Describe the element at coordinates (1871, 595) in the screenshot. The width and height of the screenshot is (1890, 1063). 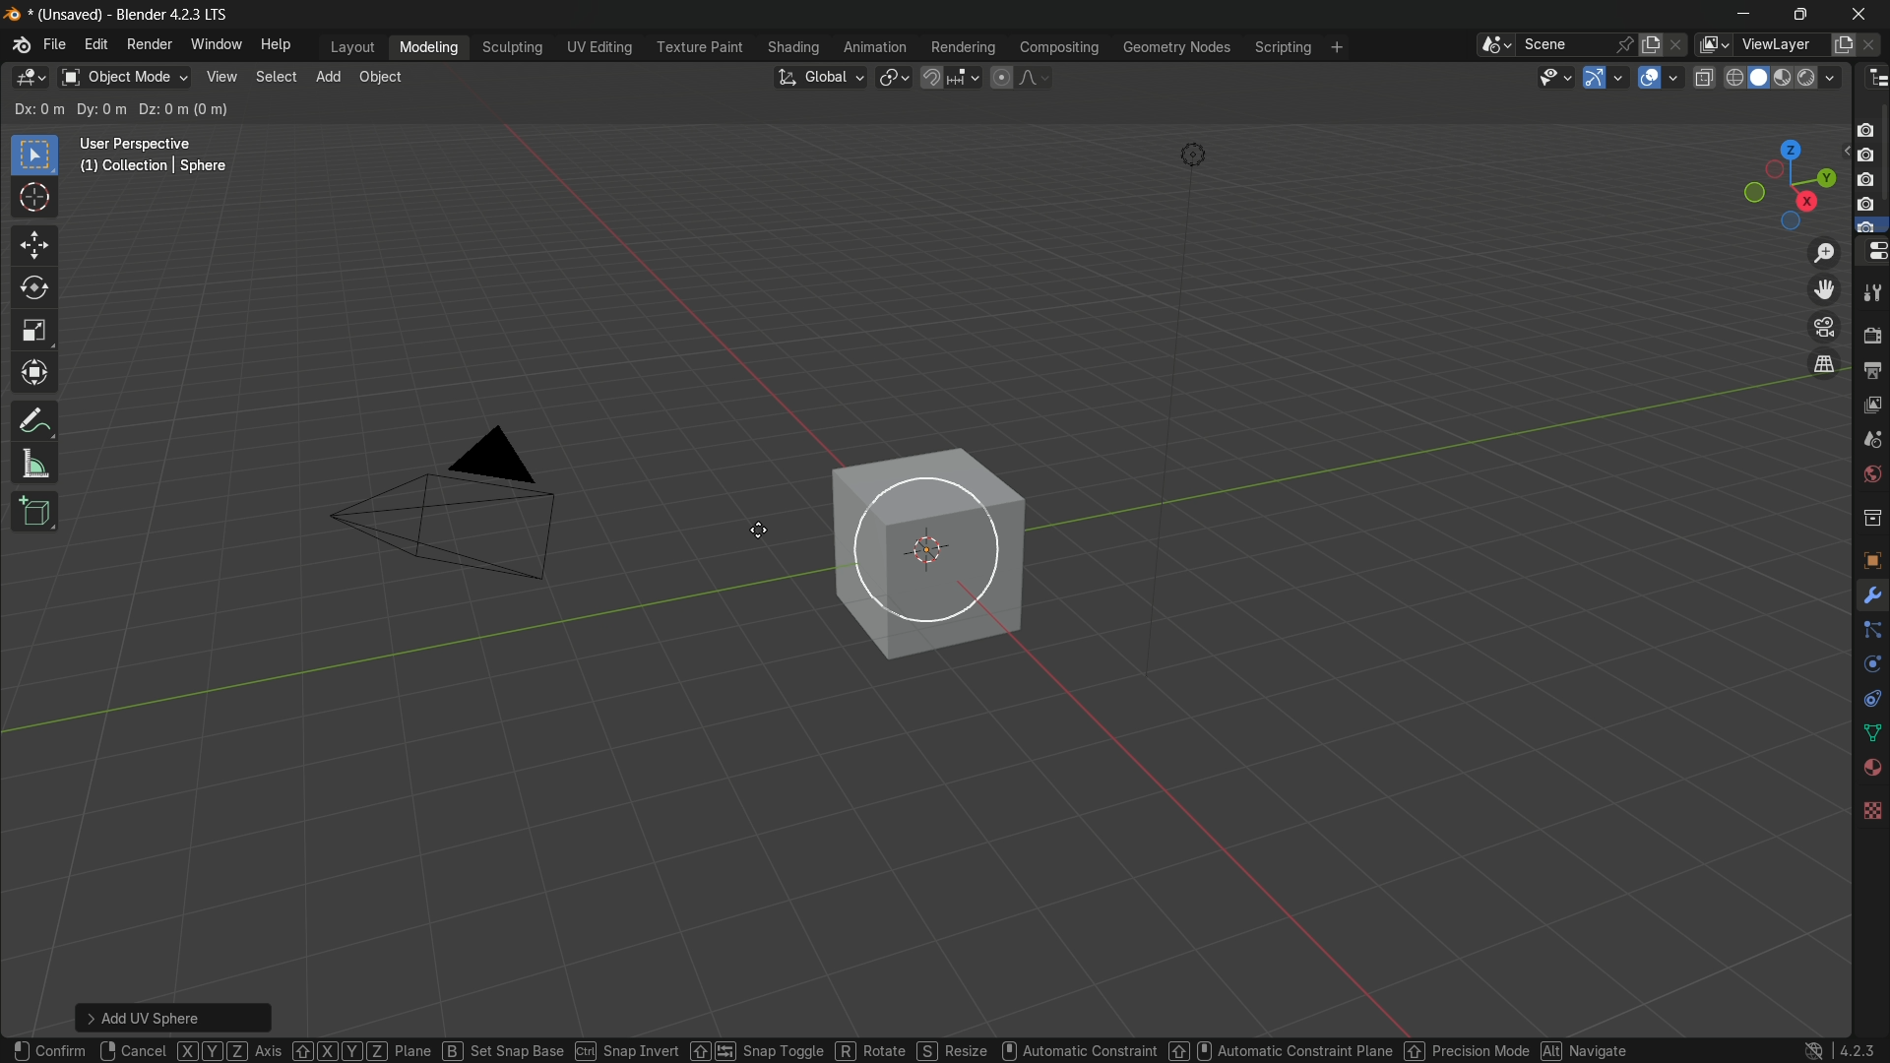
I see `Modifiers Tab` at that location.